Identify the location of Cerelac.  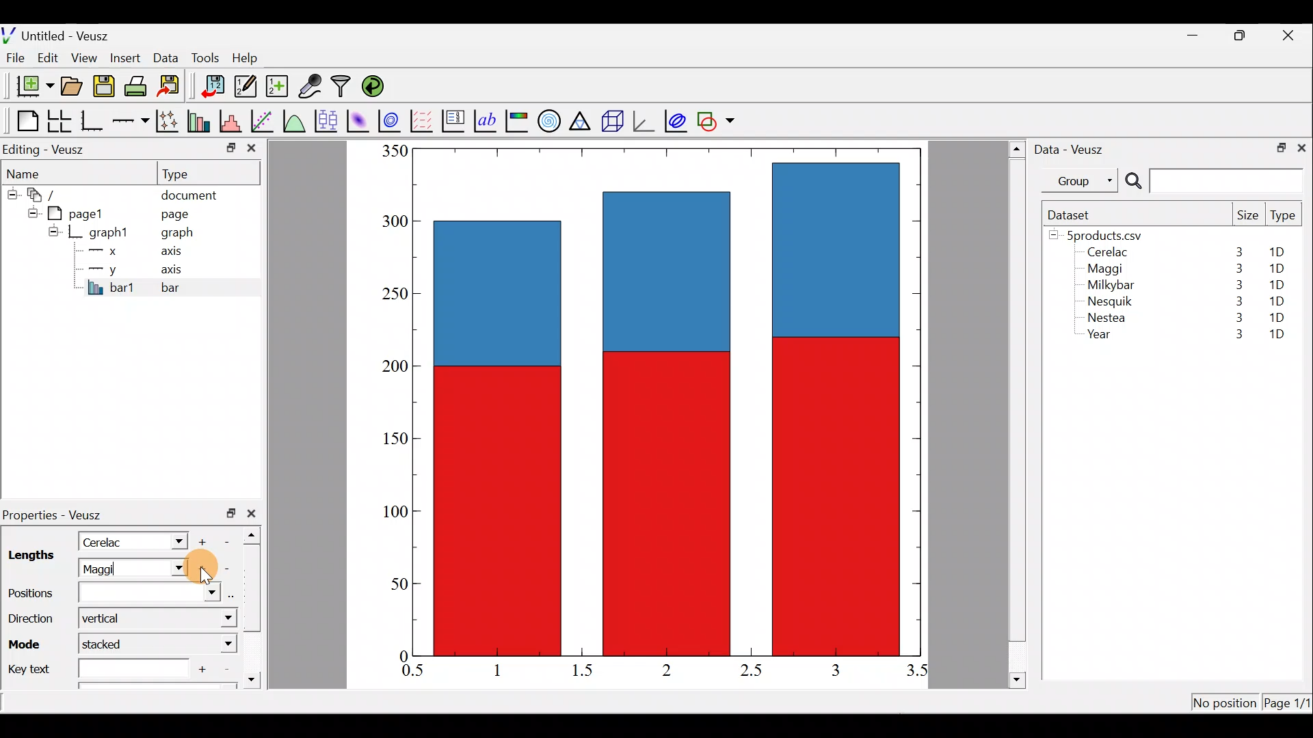
(106, 541).